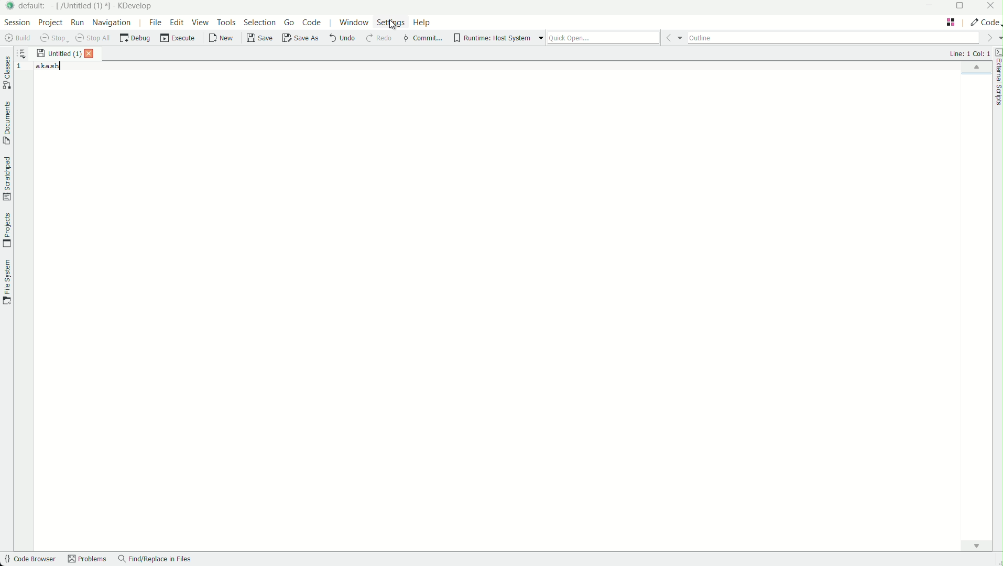 Image resolution: width=1003 pixels, height=566 pixels. What do you see at coordinates (301, 39) in the screenshot?
I see `save as` at bounding box center [301, 39].